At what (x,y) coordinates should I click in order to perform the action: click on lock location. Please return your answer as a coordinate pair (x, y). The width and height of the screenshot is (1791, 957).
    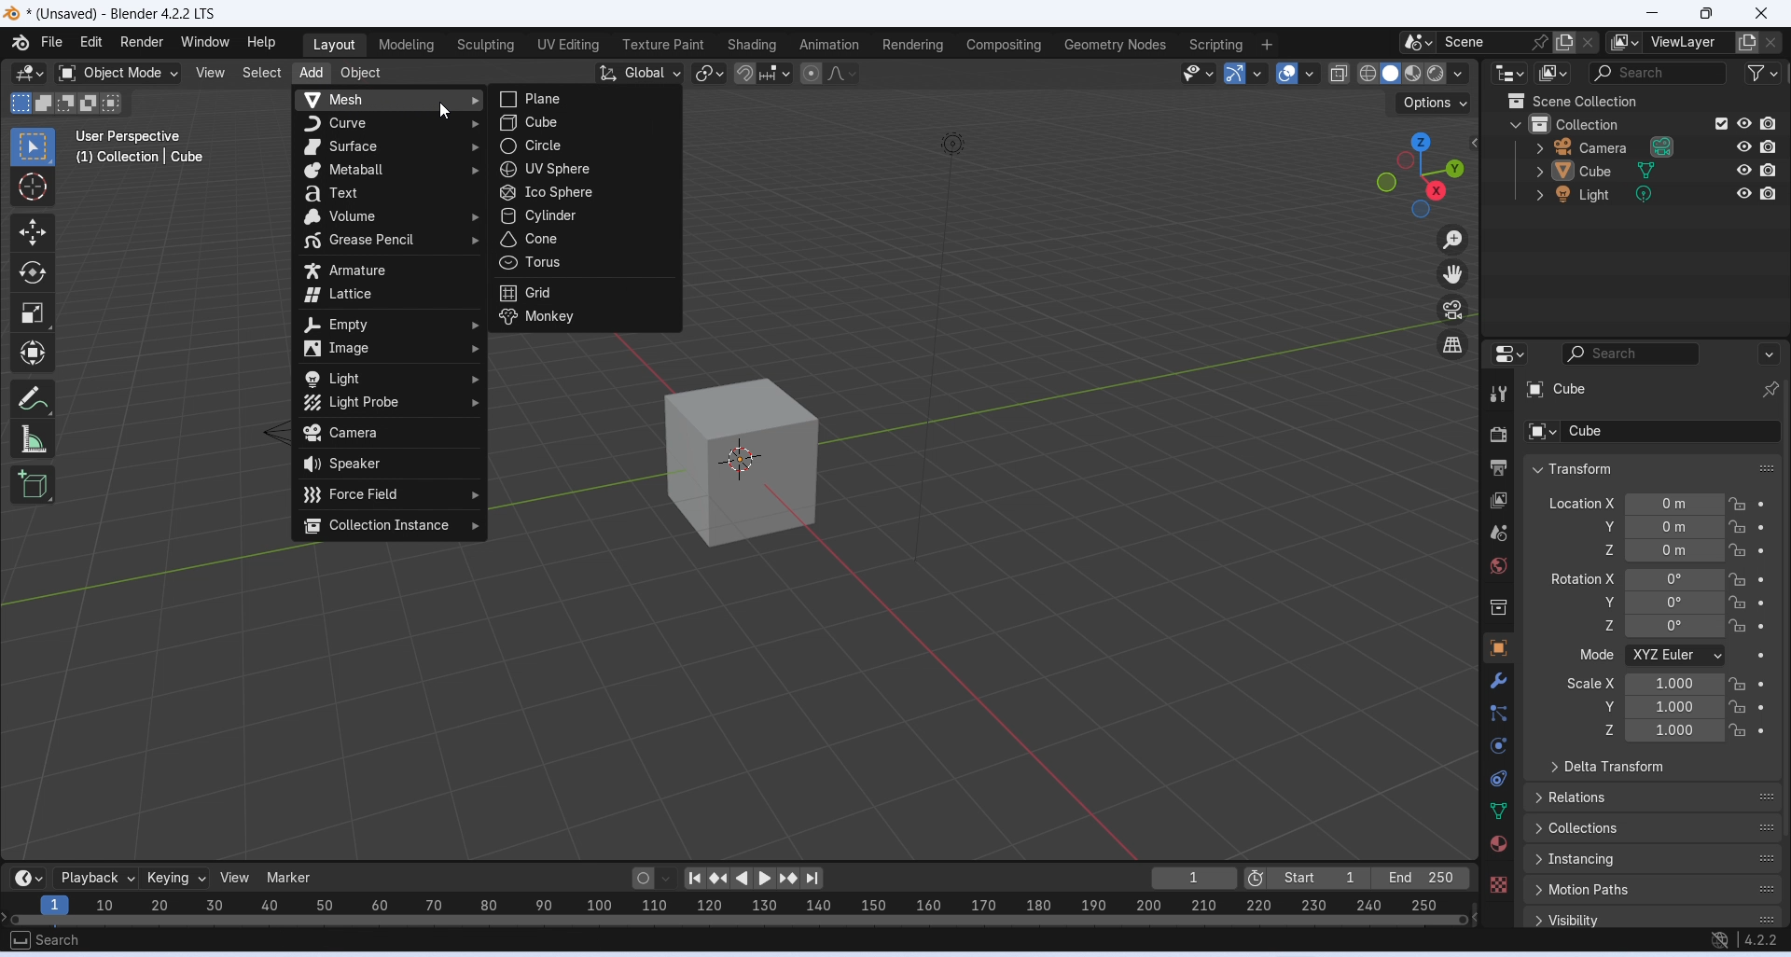
    Looking at the image, I should click on (1739, 626).